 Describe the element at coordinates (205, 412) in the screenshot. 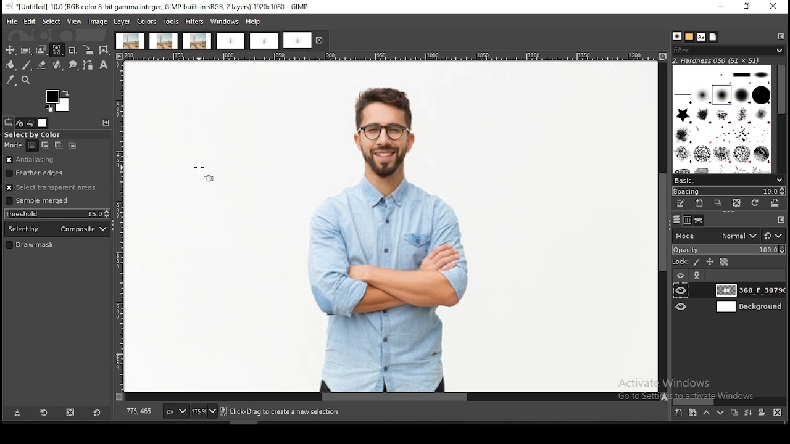

I see `zoom status` at that location.